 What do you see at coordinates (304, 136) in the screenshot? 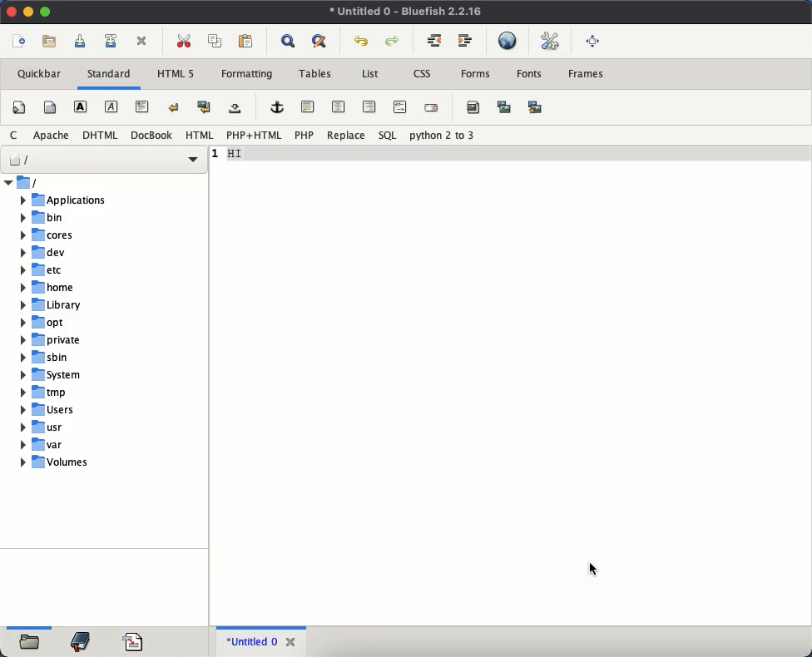
I see `php` at bounding box center [304, 136].